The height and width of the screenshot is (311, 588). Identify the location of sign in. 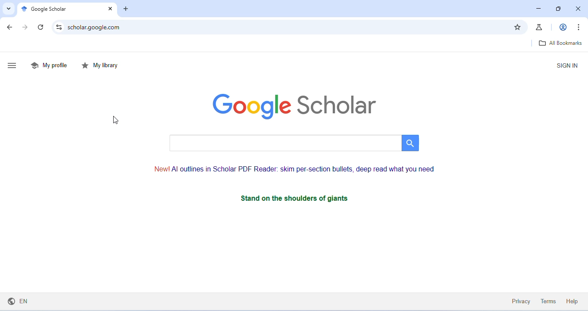
(564, 65).